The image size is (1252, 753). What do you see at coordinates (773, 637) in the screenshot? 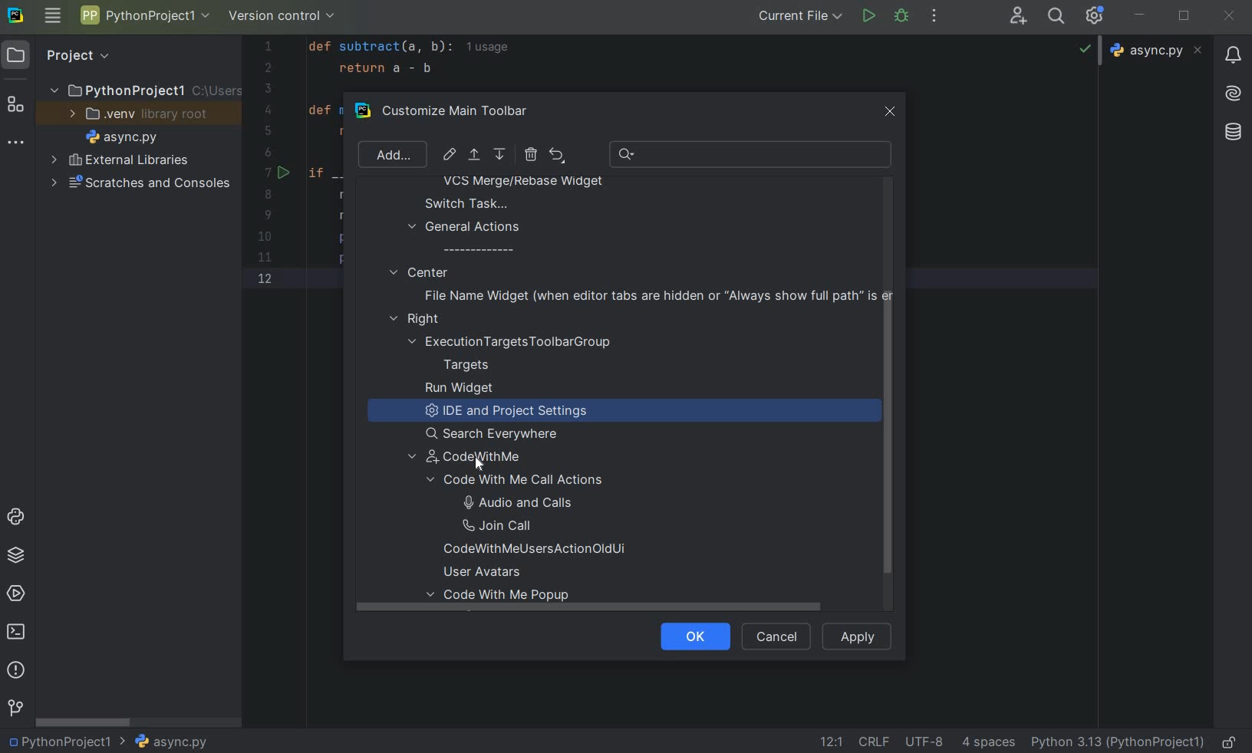
I see `cancel` at bounding box center [773, 637].